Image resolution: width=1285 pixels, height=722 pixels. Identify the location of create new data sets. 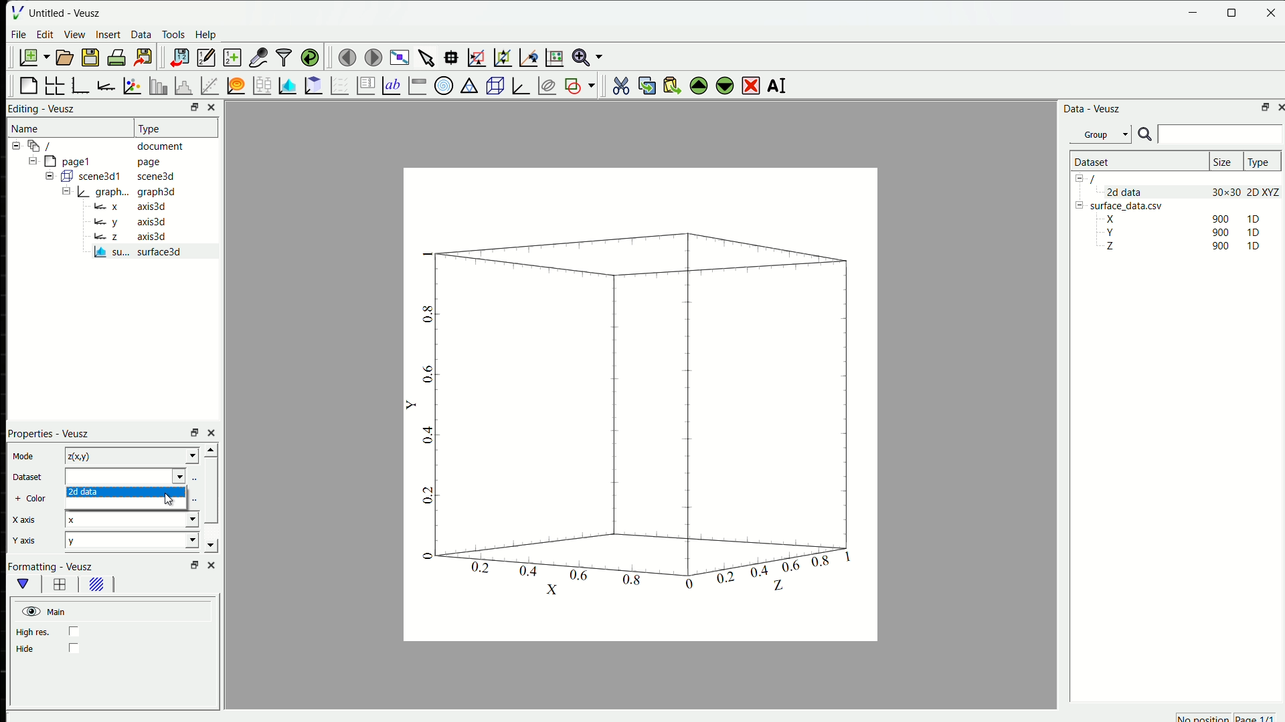
(232, 57).